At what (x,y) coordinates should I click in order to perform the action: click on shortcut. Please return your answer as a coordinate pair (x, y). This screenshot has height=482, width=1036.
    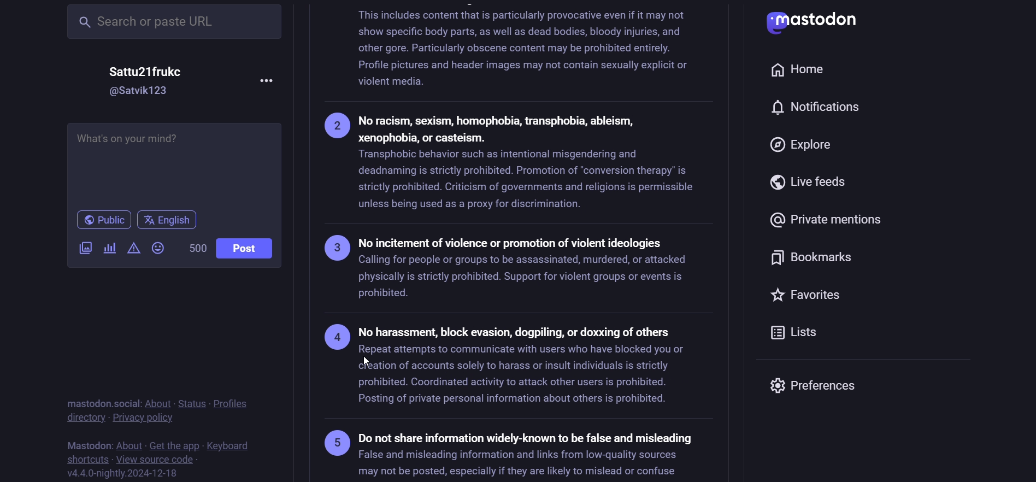
    Looking at the image, I should click on (84, 458).